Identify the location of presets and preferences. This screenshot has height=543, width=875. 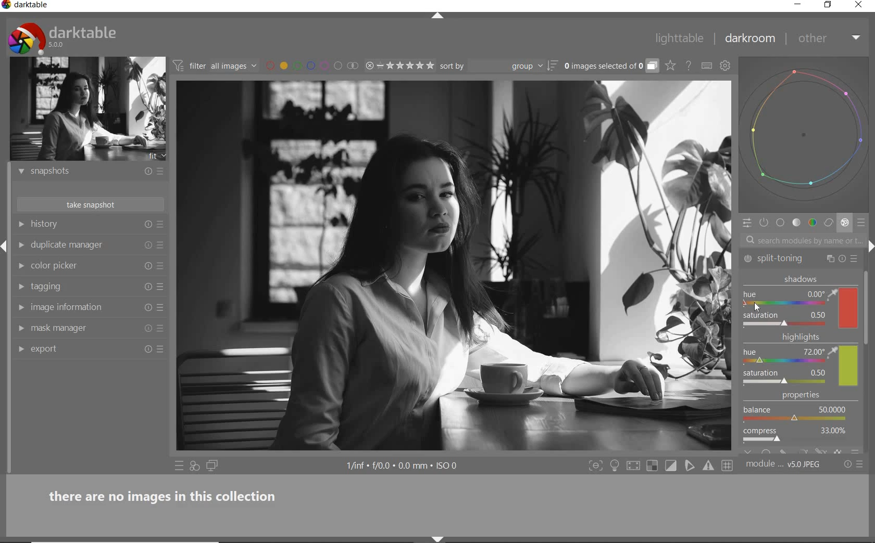
(160, 171).